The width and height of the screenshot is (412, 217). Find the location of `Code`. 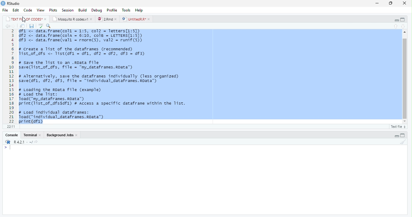

Code is located at coordinates (28, 10).